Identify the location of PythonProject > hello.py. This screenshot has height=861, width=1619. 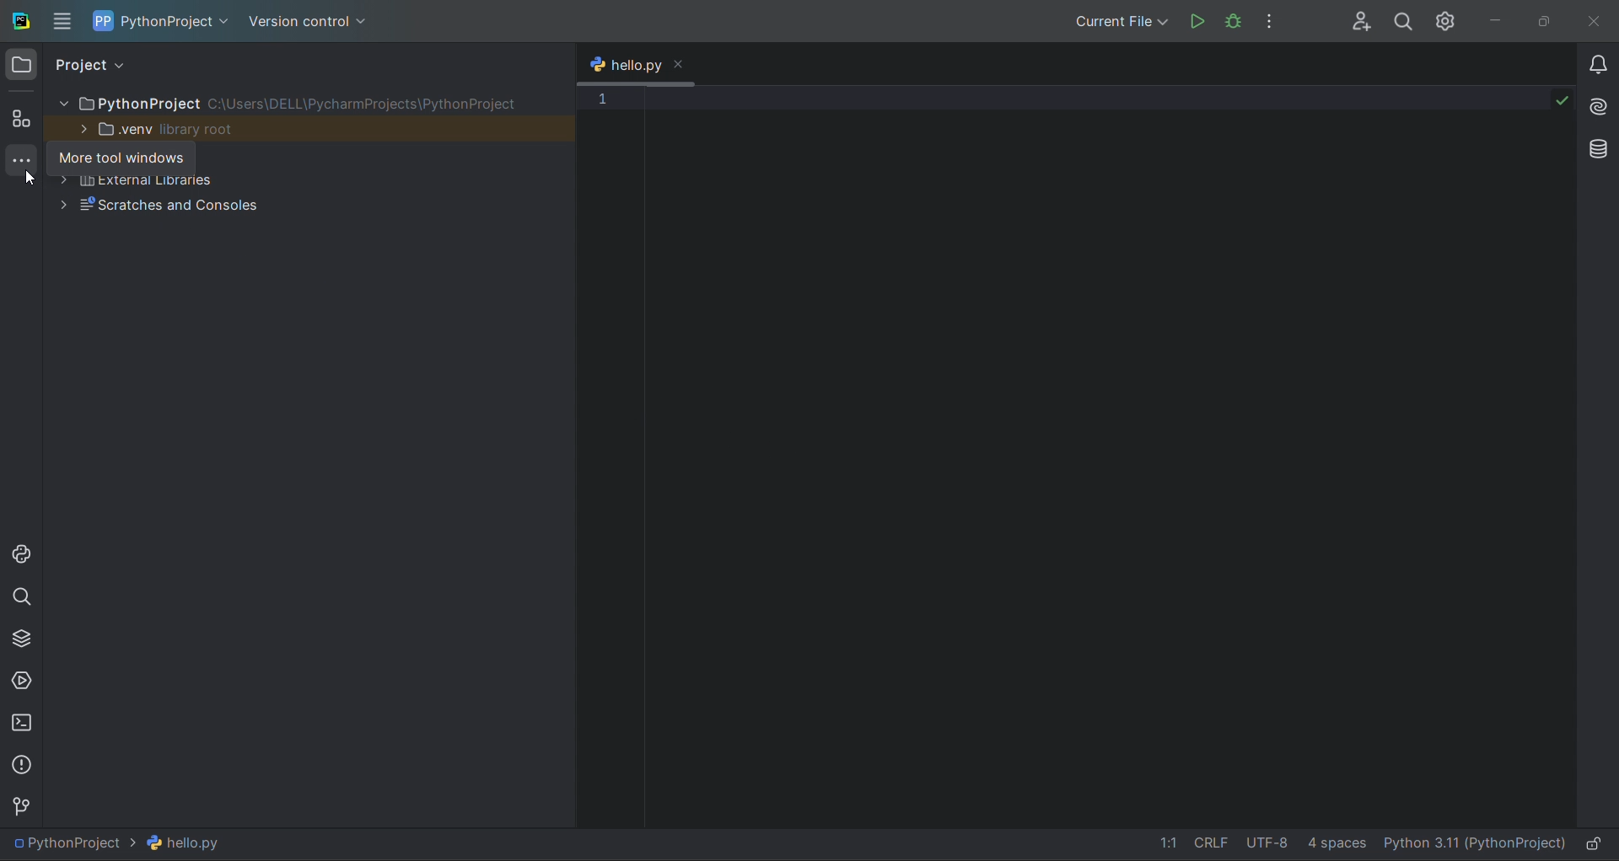
(121, 843).